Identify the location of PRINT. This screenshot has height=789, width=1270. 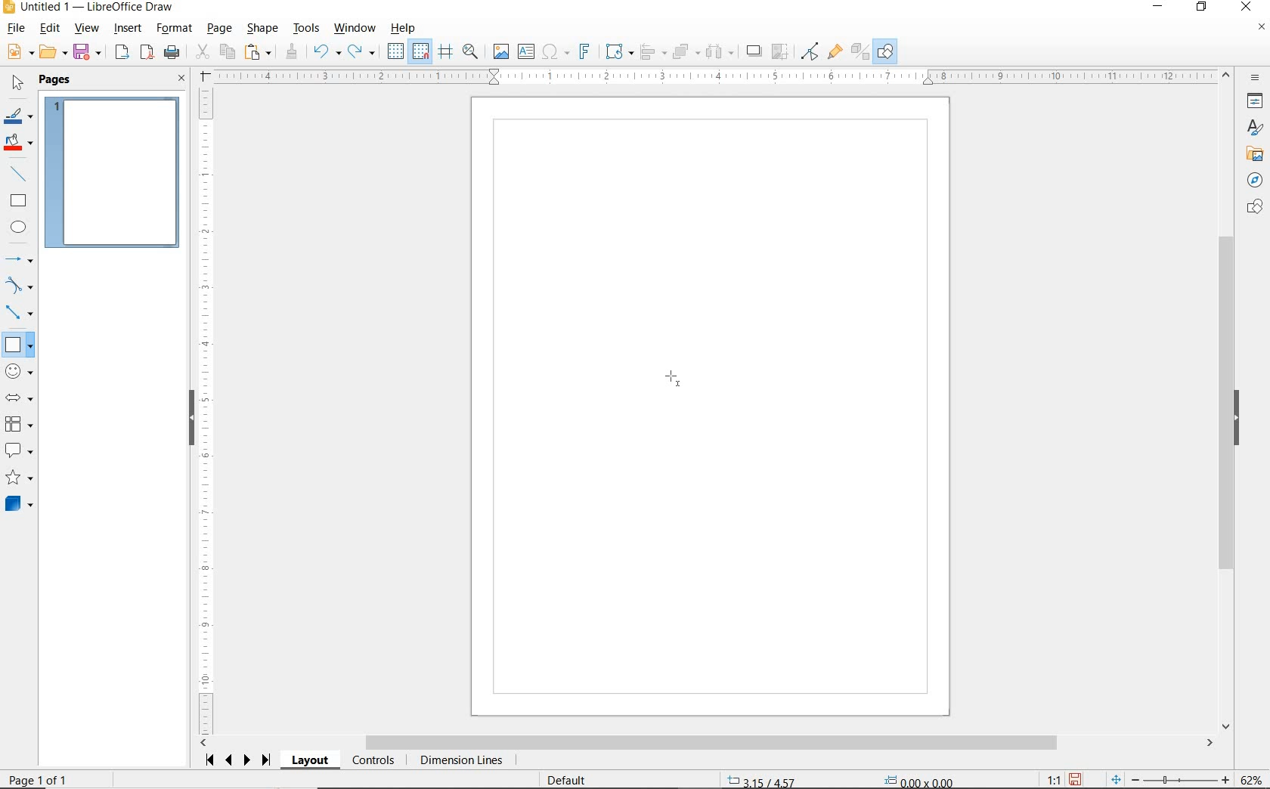
(172, 54).